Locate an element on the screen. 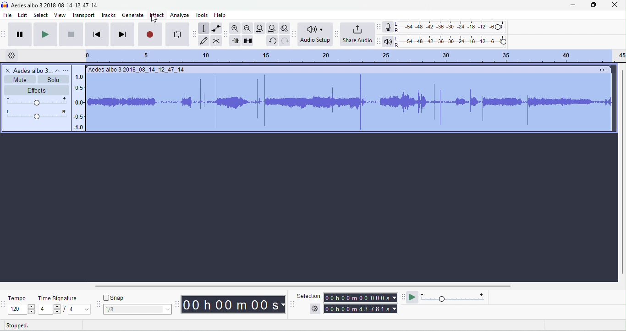  file is located at coordinates (7, 15).